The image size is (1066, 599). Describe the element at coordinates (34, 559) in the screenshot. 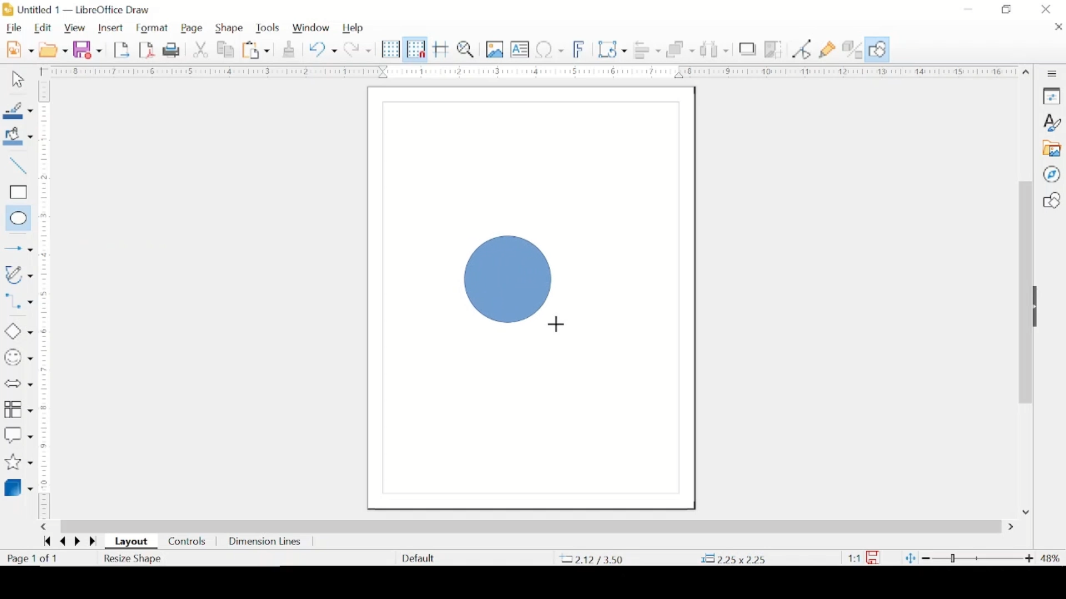

I see `page count` at that location.